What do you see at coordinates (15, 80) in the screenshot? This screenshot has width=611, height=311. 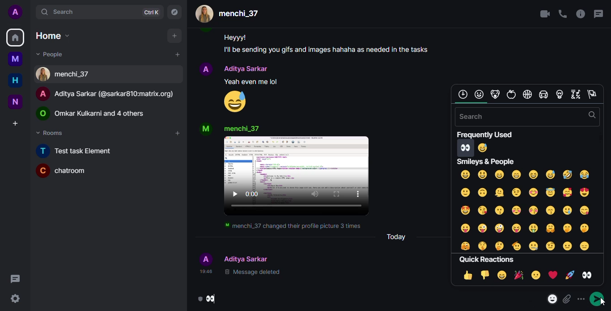 I see `home` at bounding box center [15, 80].